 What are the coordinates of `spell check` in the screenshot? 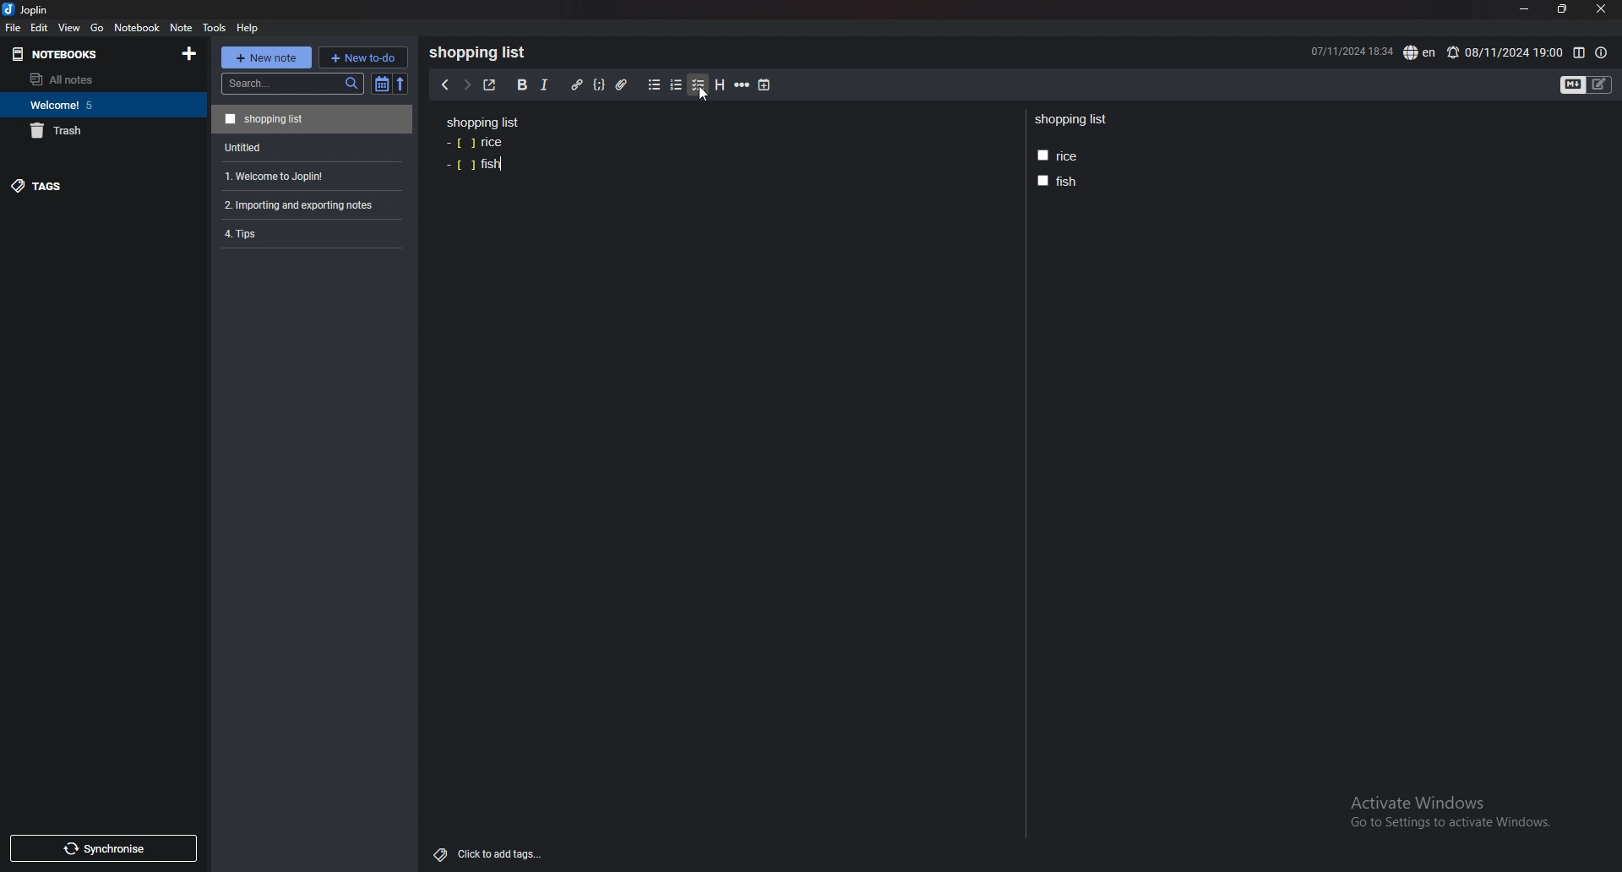 It's located at (1421, 52).